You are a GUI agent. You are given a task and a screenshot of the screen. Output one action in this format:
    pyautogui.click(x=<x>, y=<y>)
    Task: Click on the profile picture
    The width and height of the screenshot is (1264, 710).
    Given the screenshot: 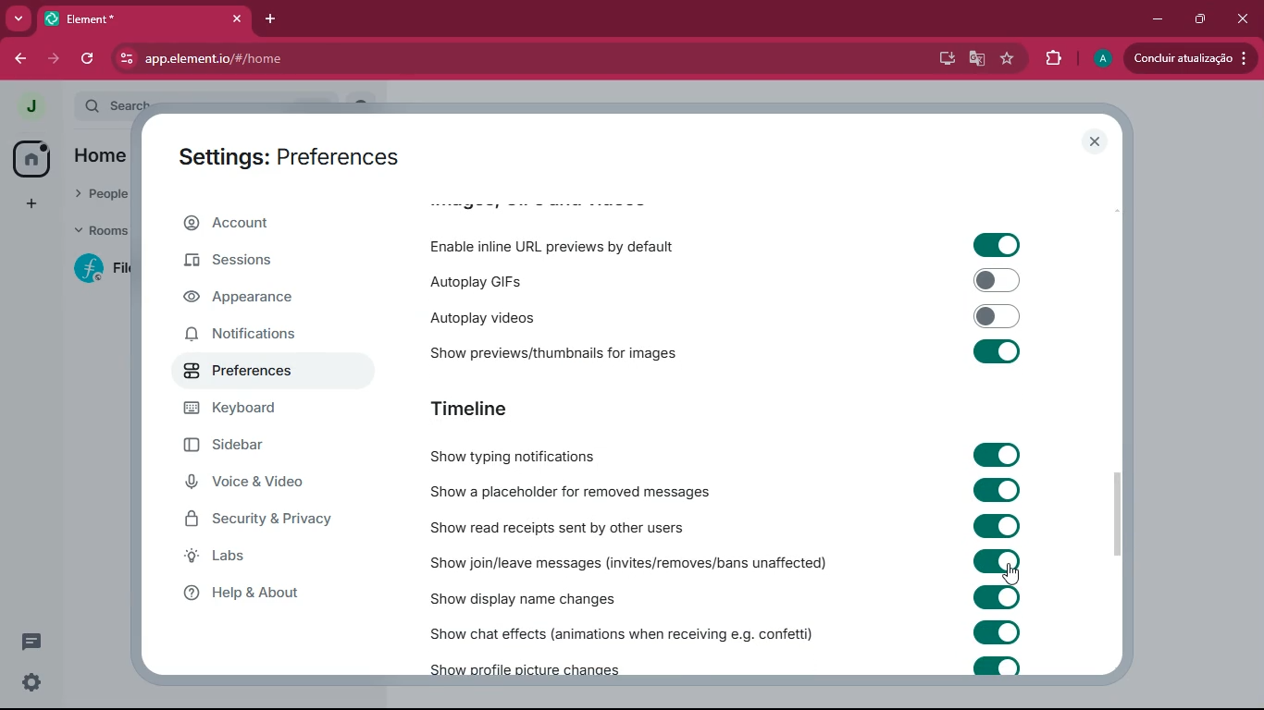 What is the action you would take?
    pyautogui.click(x=1106, y=56)
    